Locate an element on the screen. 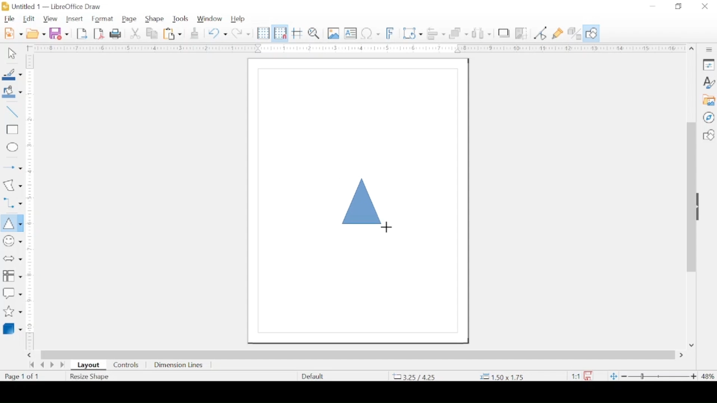 The height and width of the screenshot is (403, 717). insert curves and polygons is located at coordinates (12, 185).